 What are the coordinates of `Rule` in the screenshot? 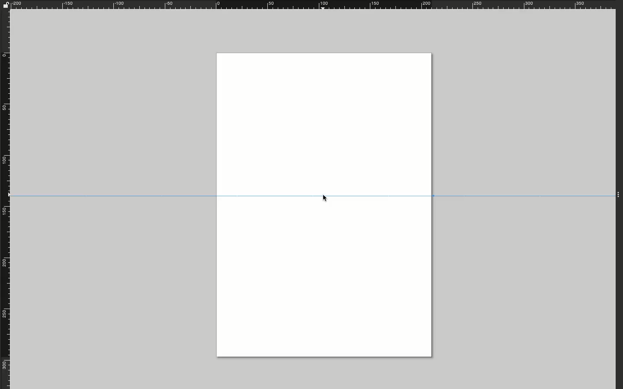 It's located at (6, 199).